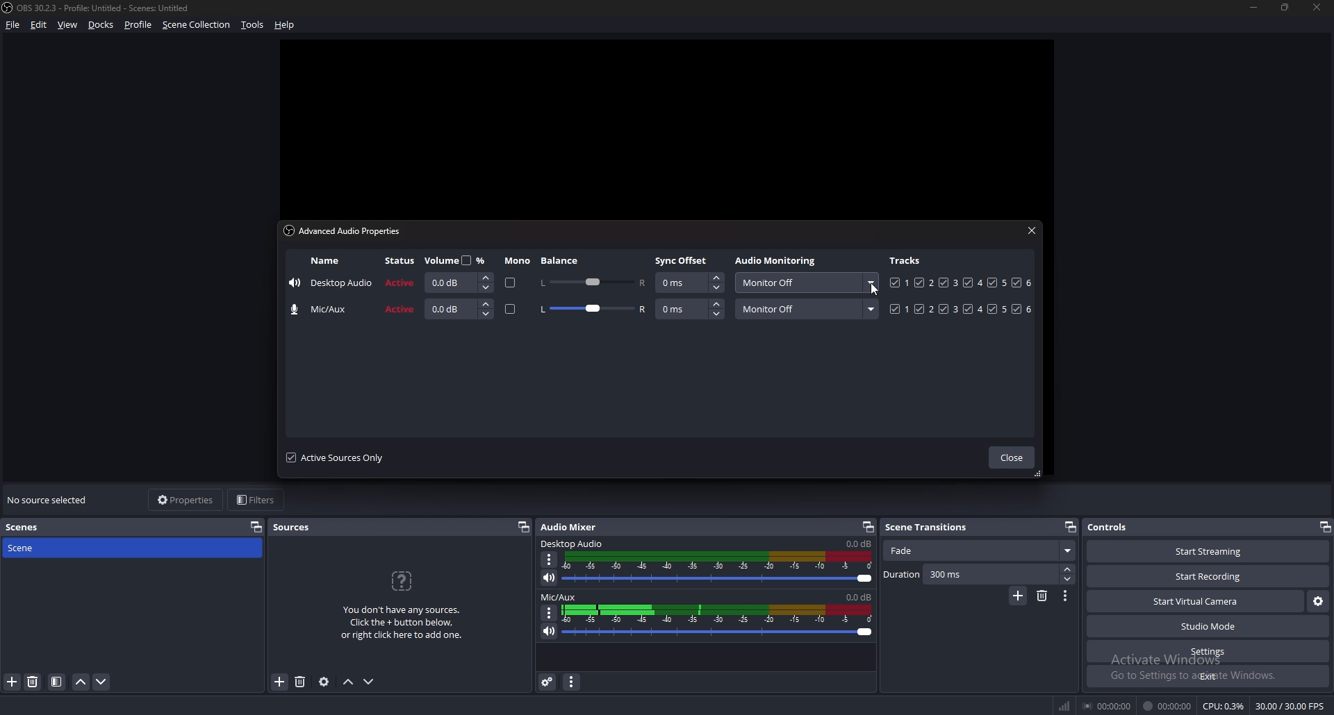  Describe the element at coordinates (550, 560) in the screenshot. I see `options` at that location.